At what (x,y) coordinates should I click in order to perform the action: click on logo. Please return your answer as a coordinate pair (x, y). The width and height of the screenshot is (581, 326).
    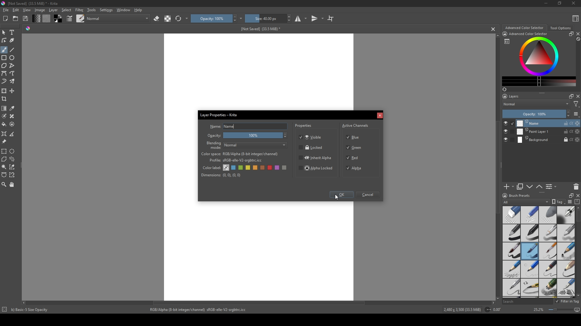
    Looking at the image, I should click on (4, 3).